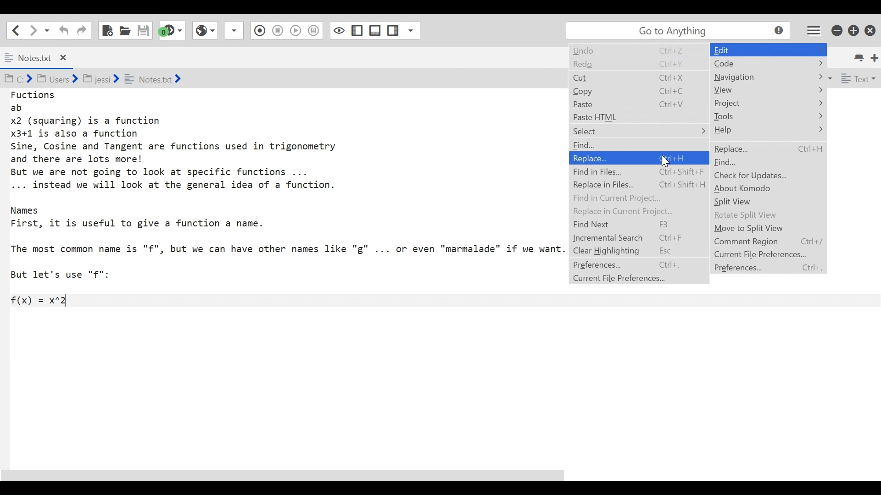  I want to click on Go back one location, so click(13, 30).